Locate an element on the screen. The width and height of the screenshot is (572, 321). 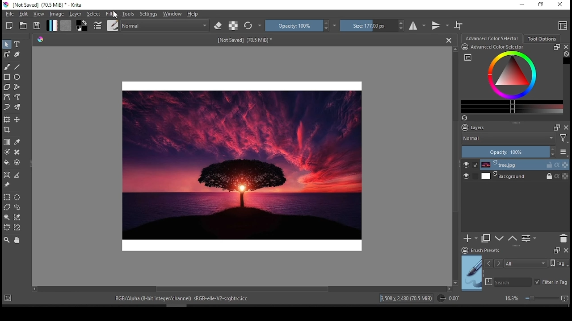
horizontal mirror mode is located at coordinates (417, 25).